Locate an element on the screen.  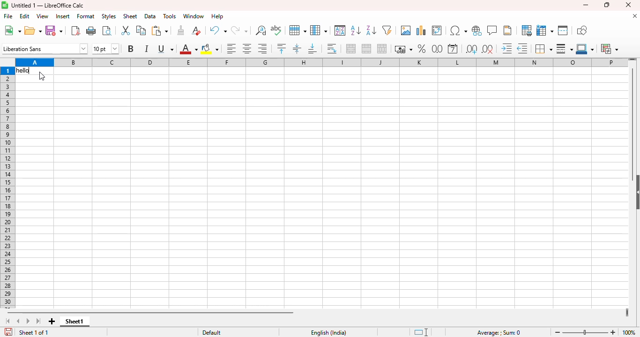
horizontal scroll bar is located at coordinates (150, 313).